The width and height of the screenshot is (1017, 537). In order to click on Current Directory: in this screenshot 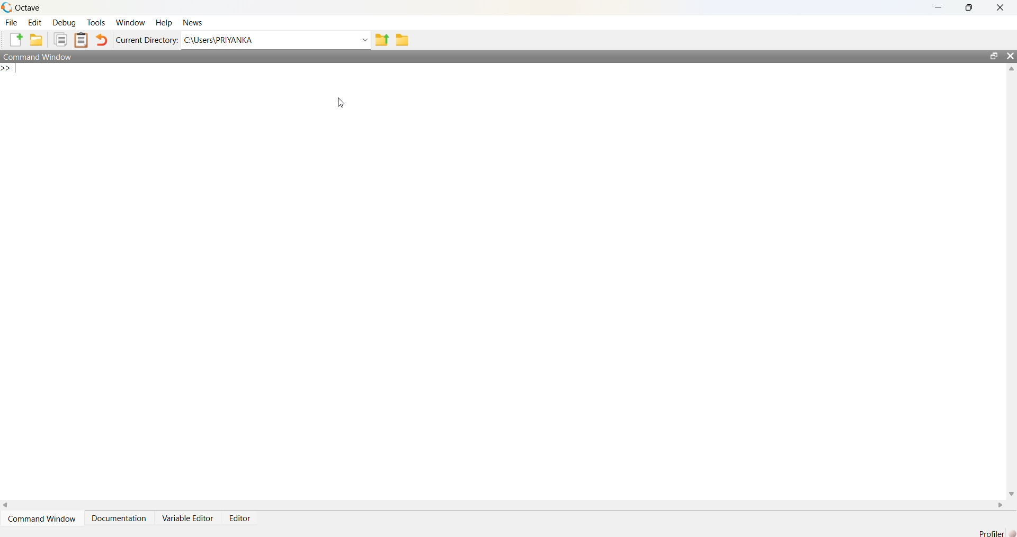, I will do `click(146, 40)`.